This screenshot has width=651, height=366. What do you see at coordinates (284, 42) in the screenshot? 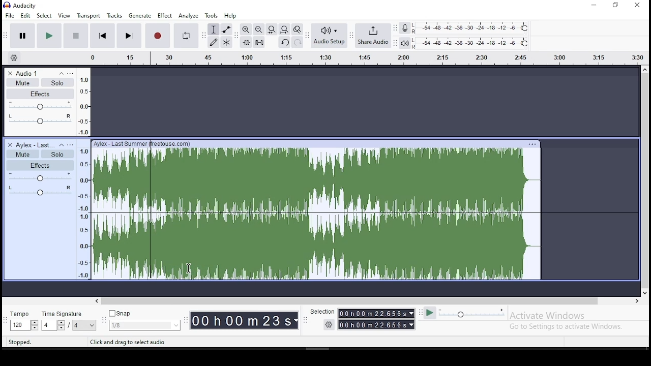
I see `undo` at bounding box center [284, 42].